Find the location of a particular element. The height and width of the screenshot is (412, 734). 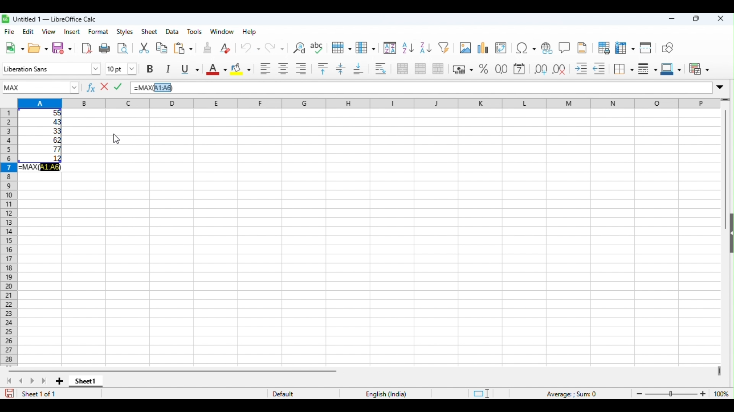

merge and center is located at coordinates (402, 68).